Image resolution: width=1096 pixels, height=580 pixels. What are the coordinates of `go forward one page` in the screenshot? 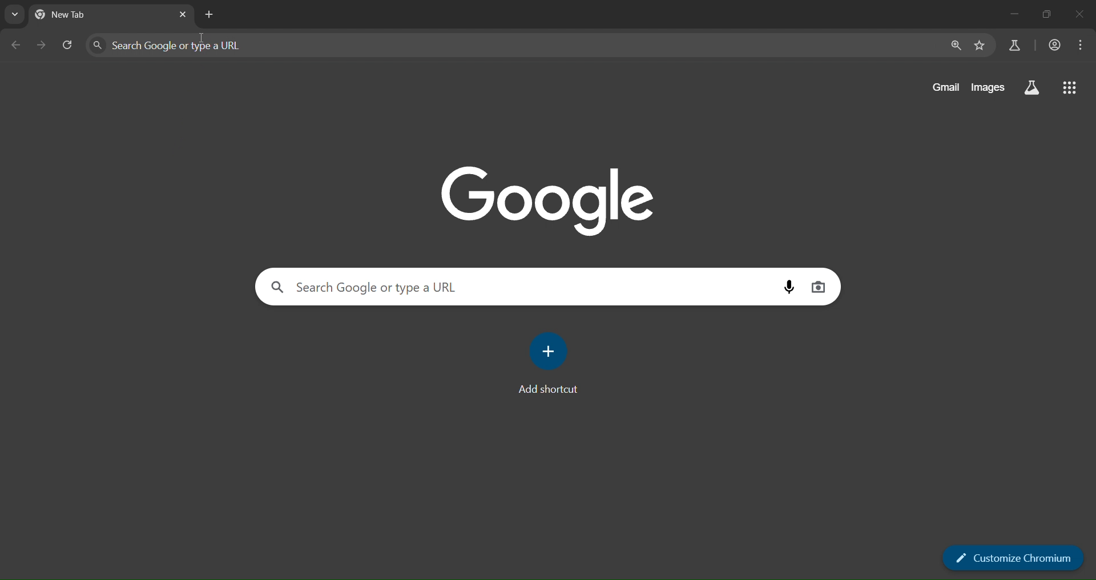 It's located at (43, 46).